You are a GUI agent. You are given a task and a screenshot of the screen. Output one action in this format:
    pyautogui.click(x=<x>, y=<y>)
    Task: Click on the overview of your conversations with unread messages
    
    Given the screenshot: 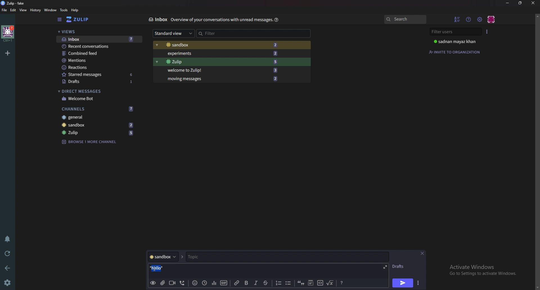 What is the action you would take?
    pyautogui.click(x=221, y=20)
    